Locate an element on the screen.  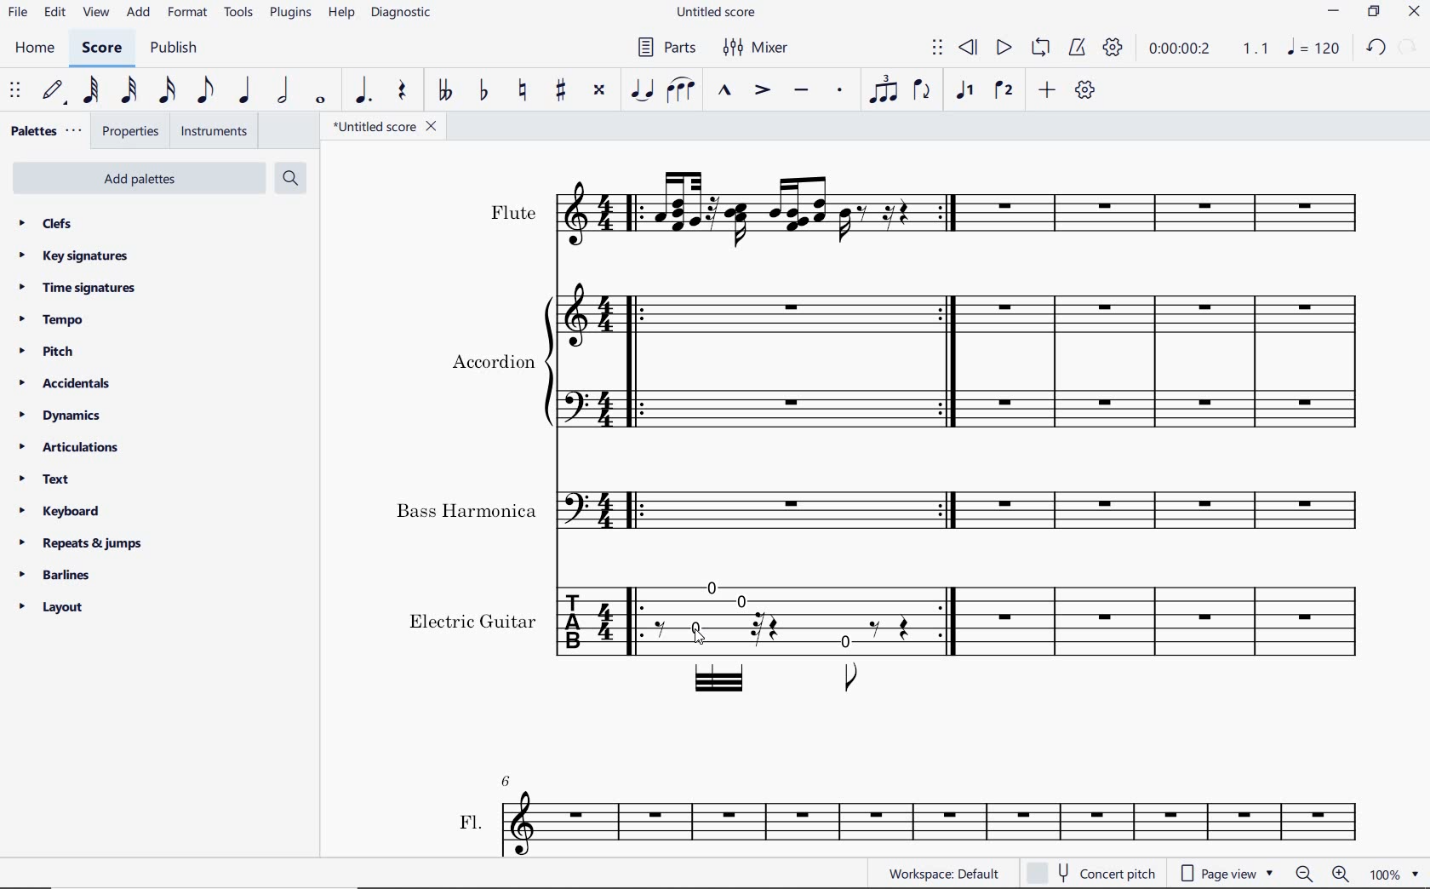
palettes is located at coordinates (44, 134).